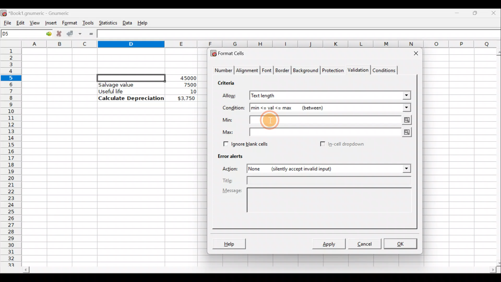  I want to click on Min value, so click(331, 121).